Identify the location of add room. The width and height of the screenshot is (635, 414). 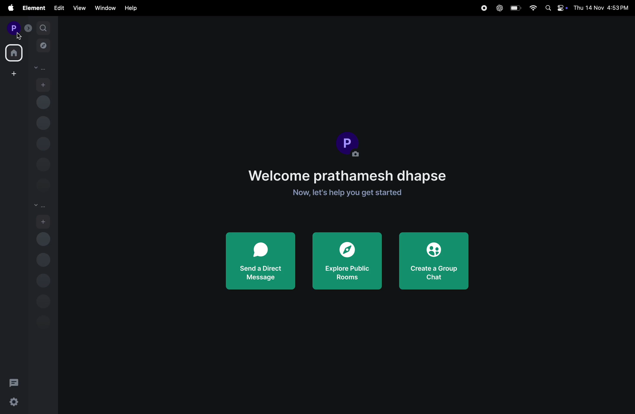
(44, 222).